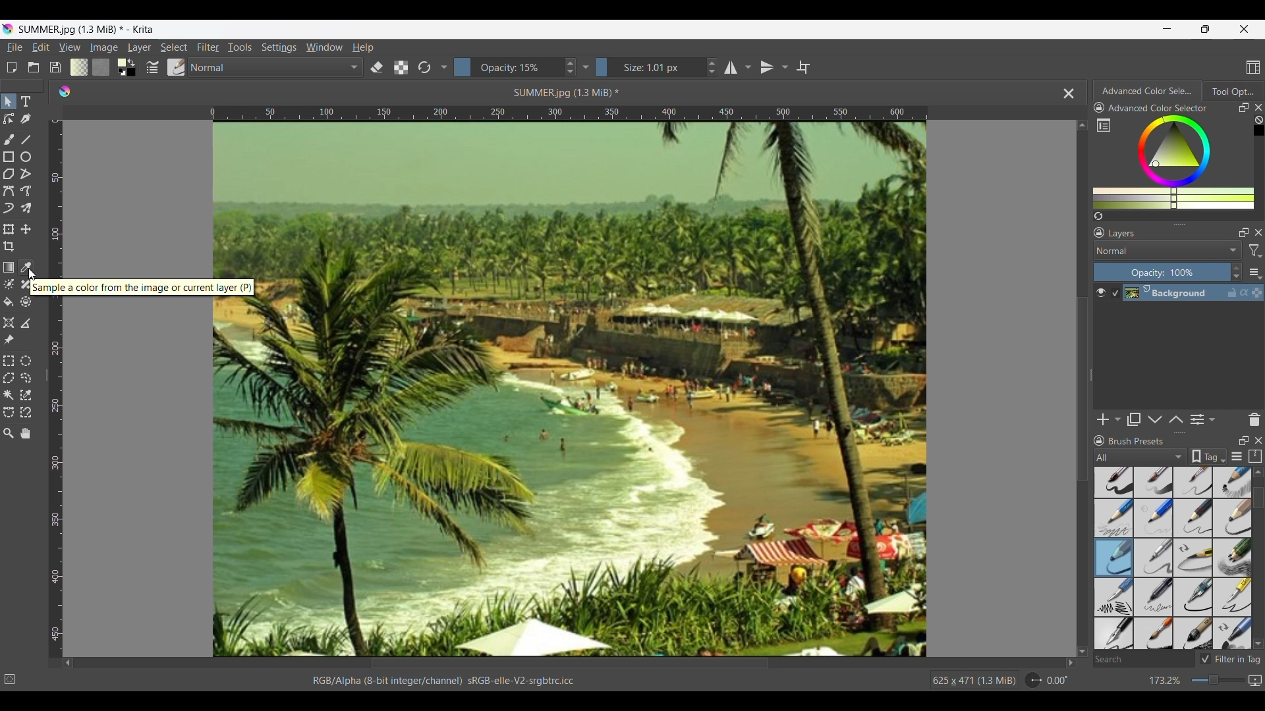 The height and width of the screenshot is (711, 1265). What do you see at coordinates (8, 229) in the screenshot?
I see `Transform a layer or selection ` at bounding box center [8, 229].